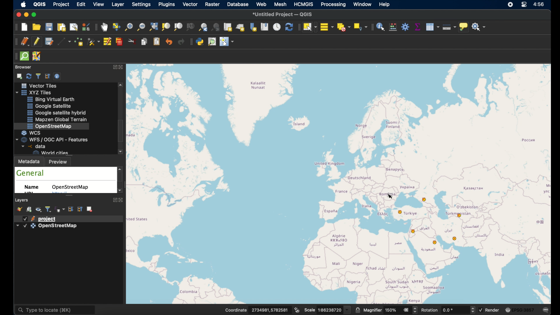 This screenshot has width=560, height=315. Describe the element at coordinates (50, 126) in the screenshot. I see `openstreetmap` at that location.